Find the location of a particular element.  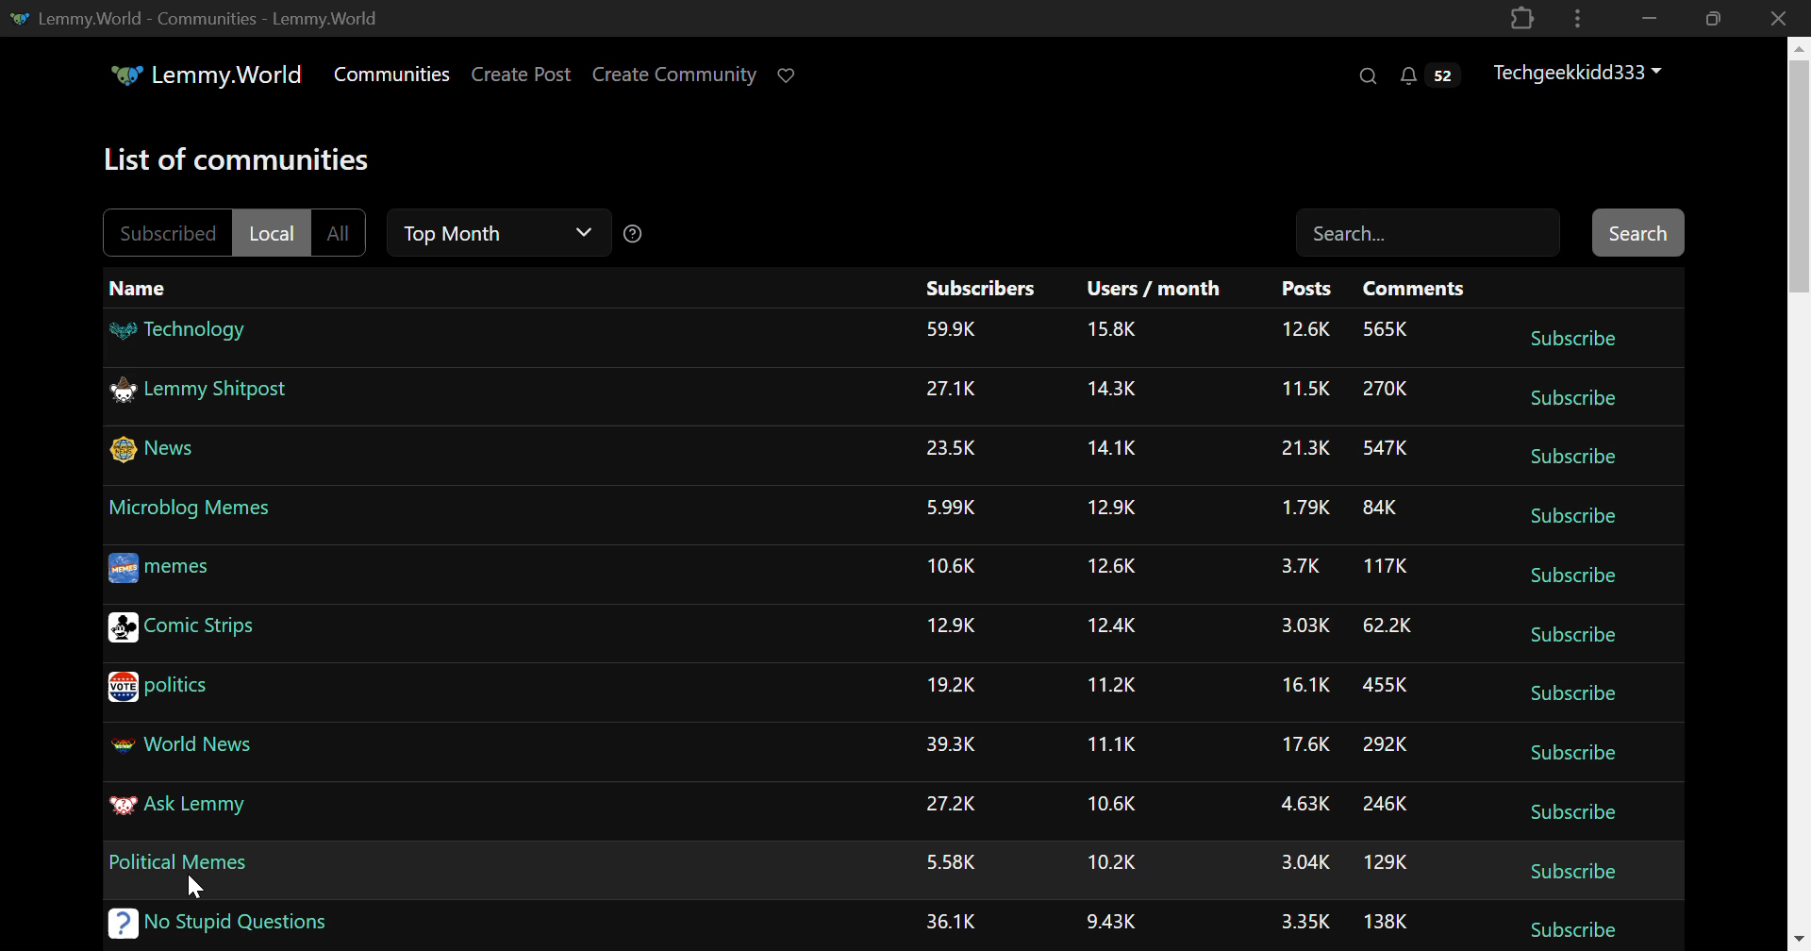

Comments Column Heading is located at coordinates (1413, 286).